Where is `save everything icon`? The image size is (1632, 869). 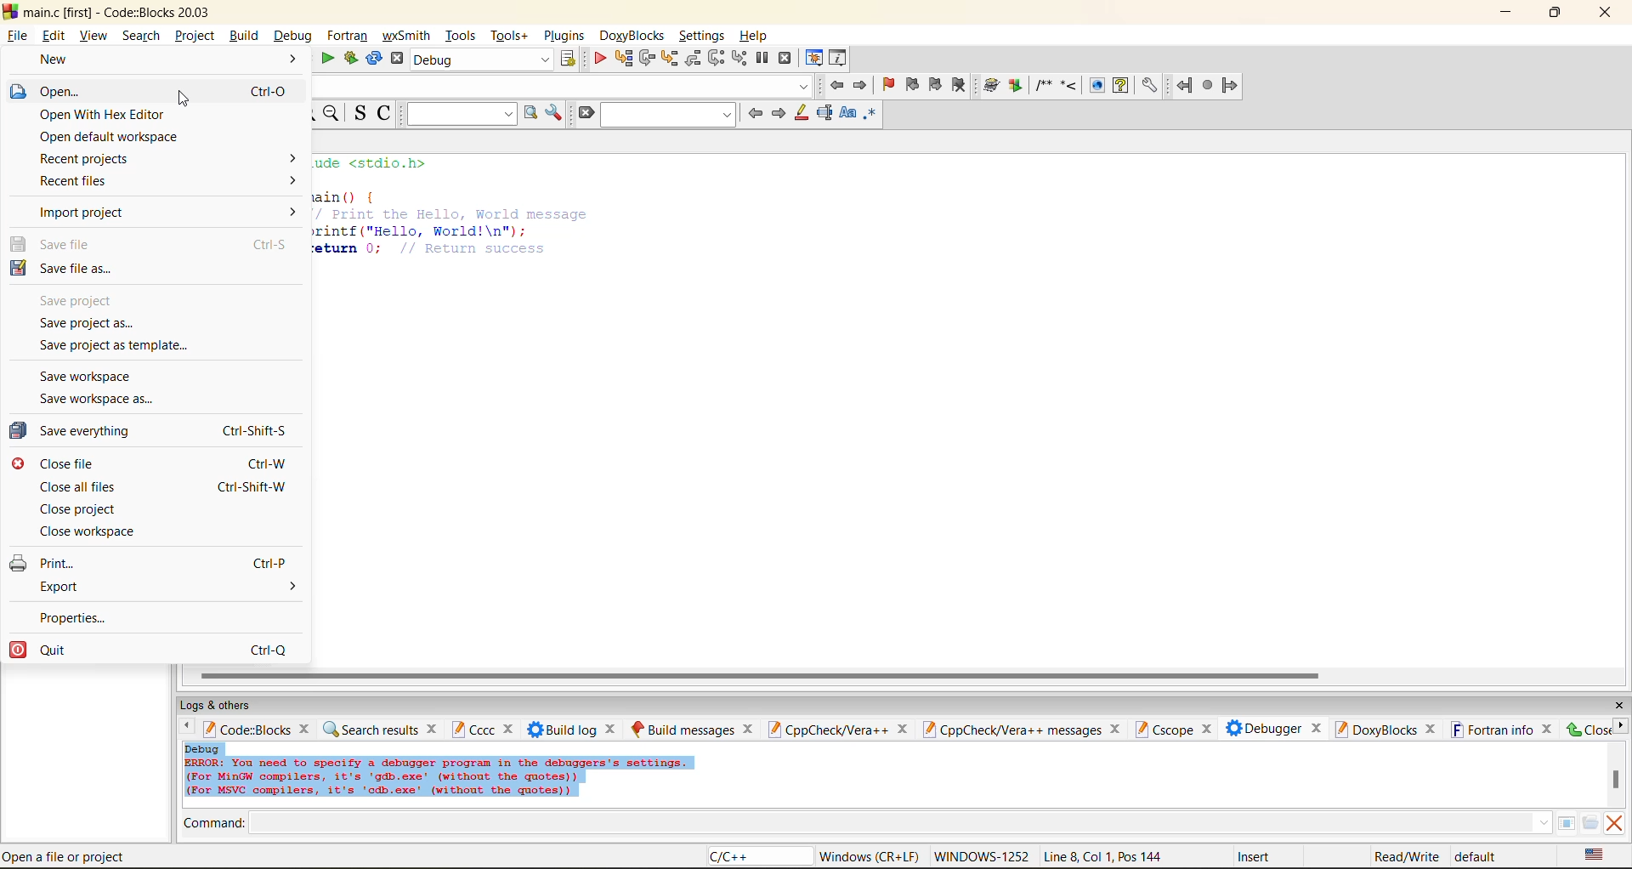
save everything icon is located at coordinates (20, 431).